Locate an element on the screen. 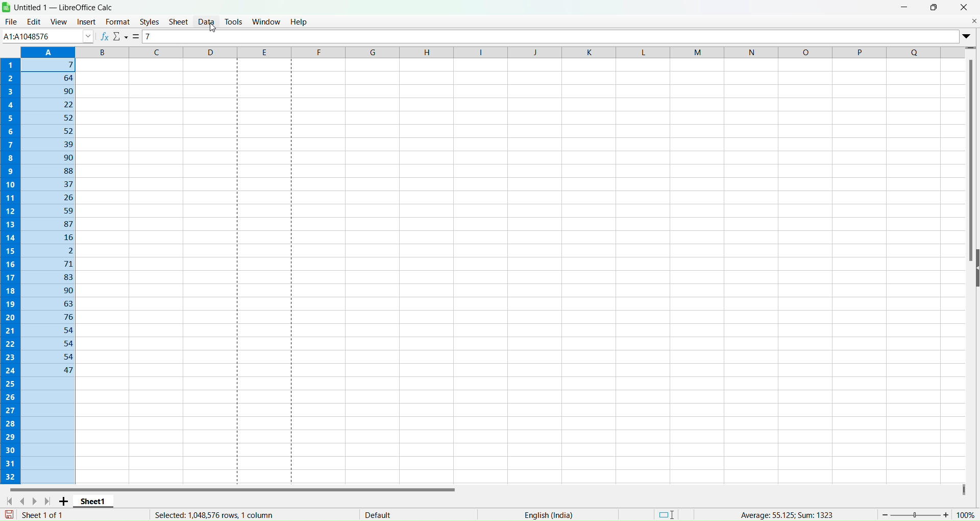 The width and height of the screenshot is (980, 521). Column Labels is located at coordinates (491, 51).